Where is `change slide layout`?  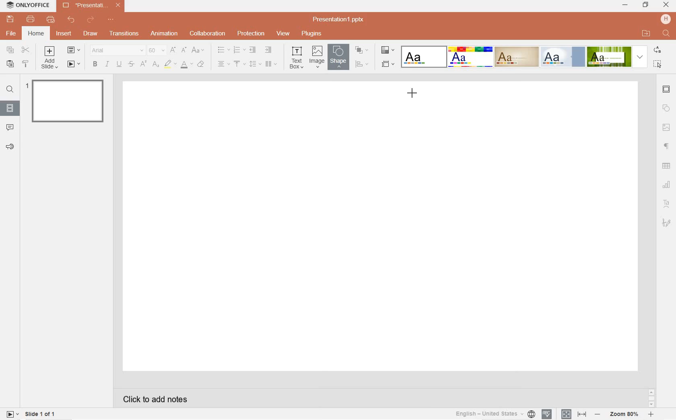 change slide layout is located at coordinates (74, 51).